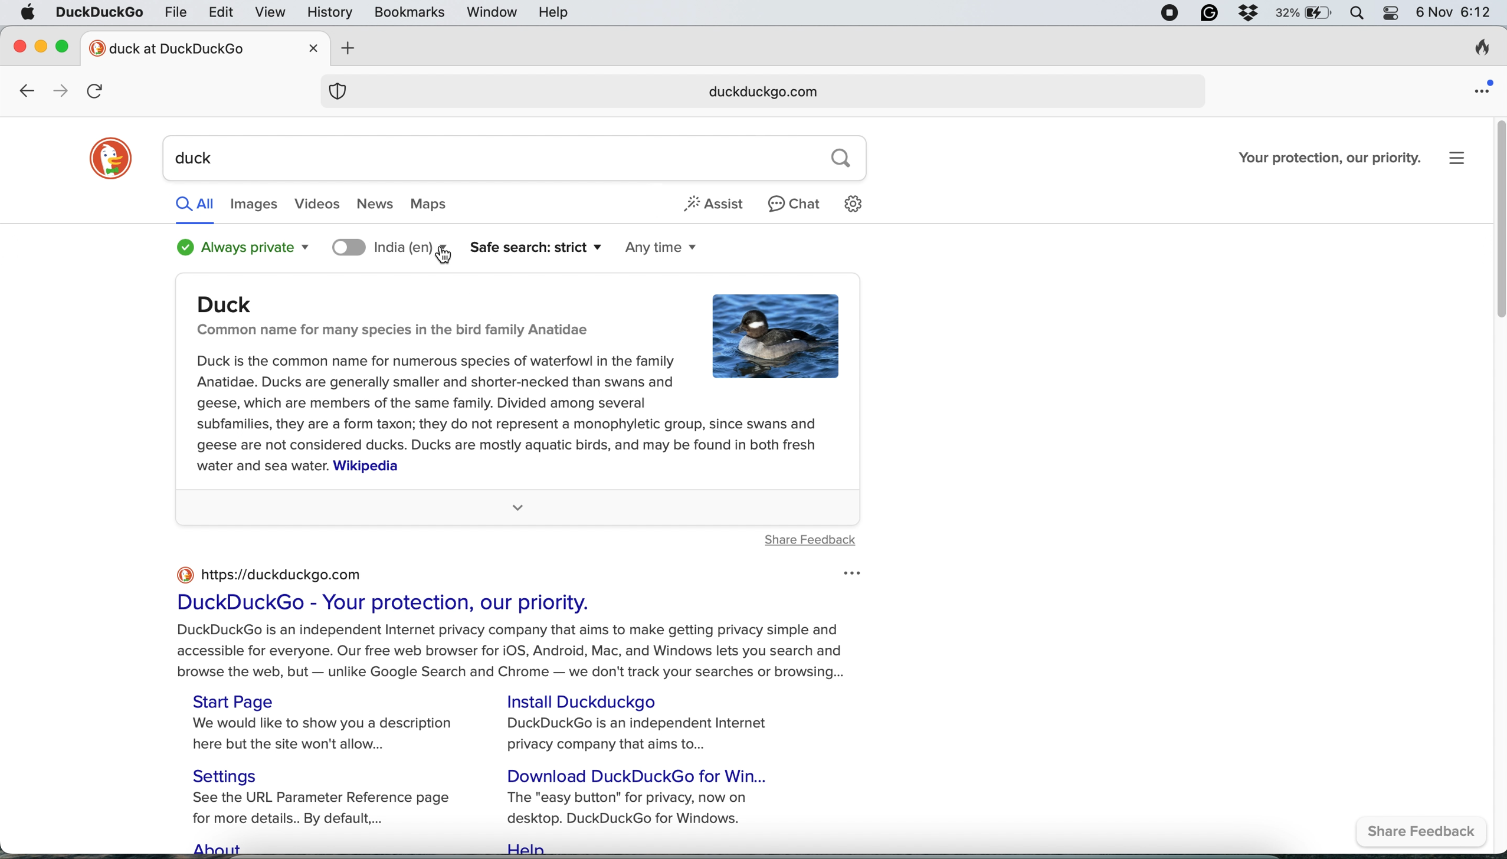  What do you see at coordinates (330, 809) in the screenshot?
I see `See the URL Parameter Reference page
for more details.. By default,...` at bounding box center [330, 809].